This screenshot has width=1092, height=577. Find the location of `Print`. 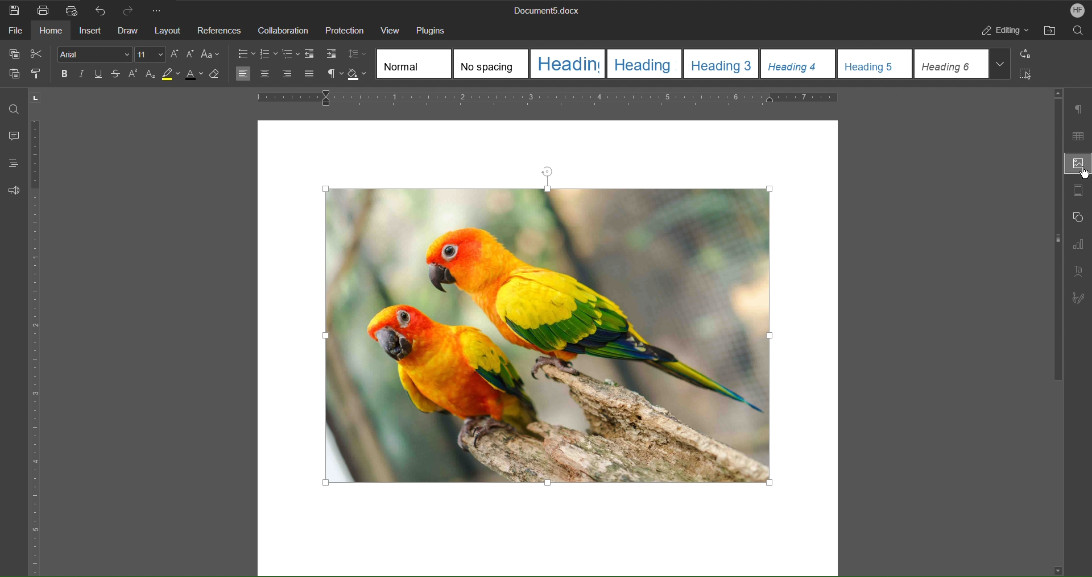

Print is located at coordinates (44, 10).